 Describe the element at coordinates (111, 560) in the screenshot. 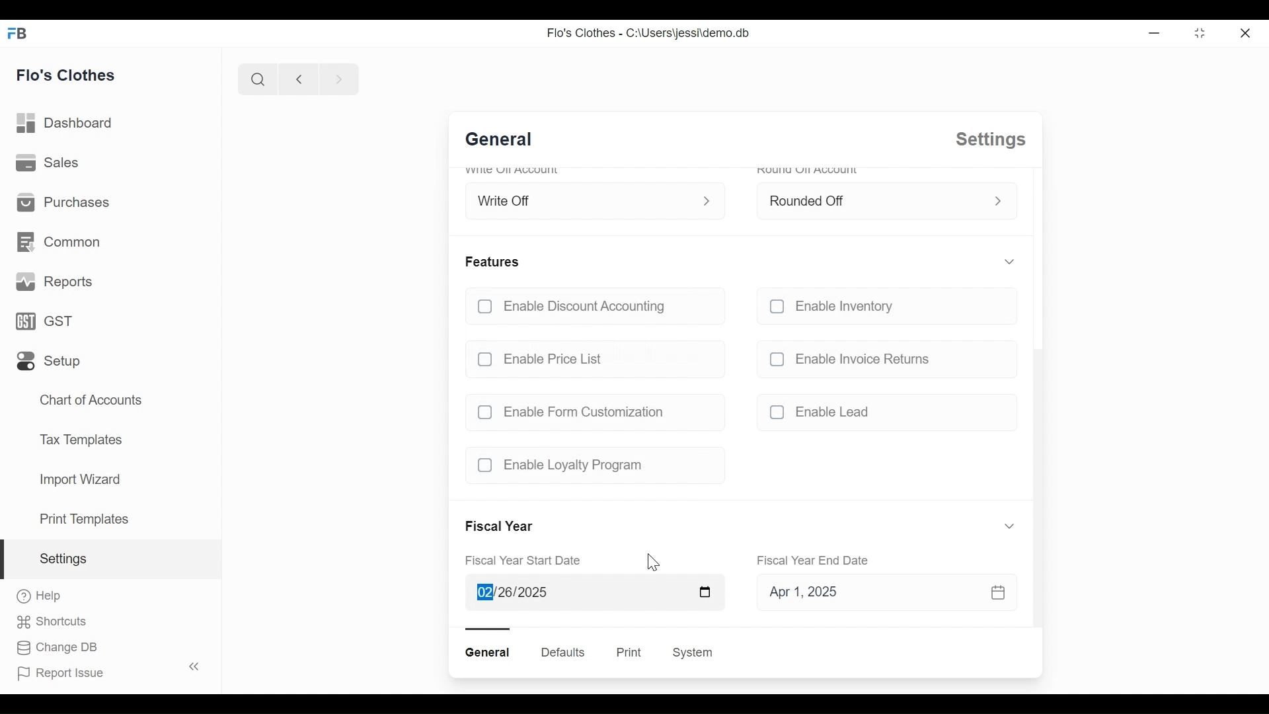

I see `Settings` at that location.